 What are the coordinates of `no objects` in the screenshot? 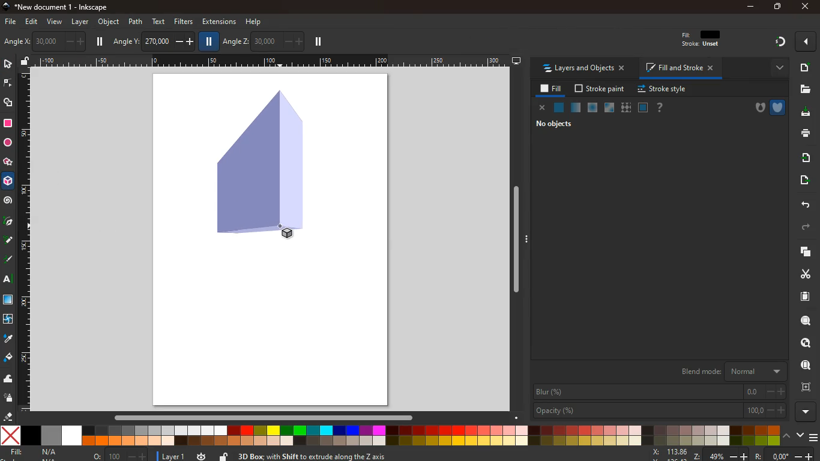 It's located at (555, 125).